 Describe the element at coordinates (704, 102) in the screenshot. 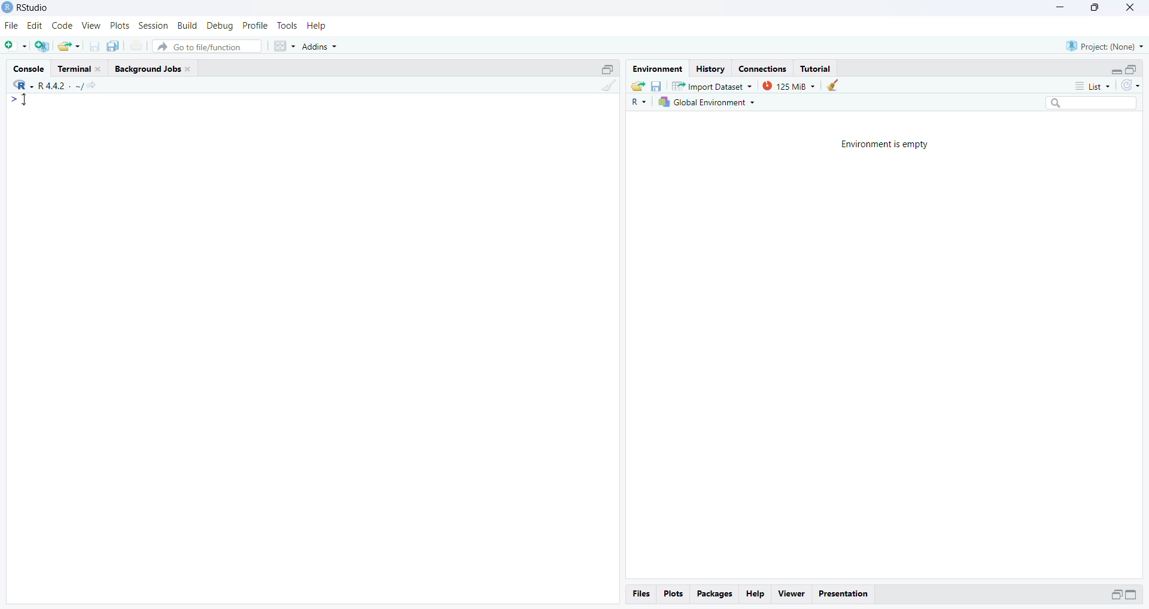

I see `global environment` at that location.